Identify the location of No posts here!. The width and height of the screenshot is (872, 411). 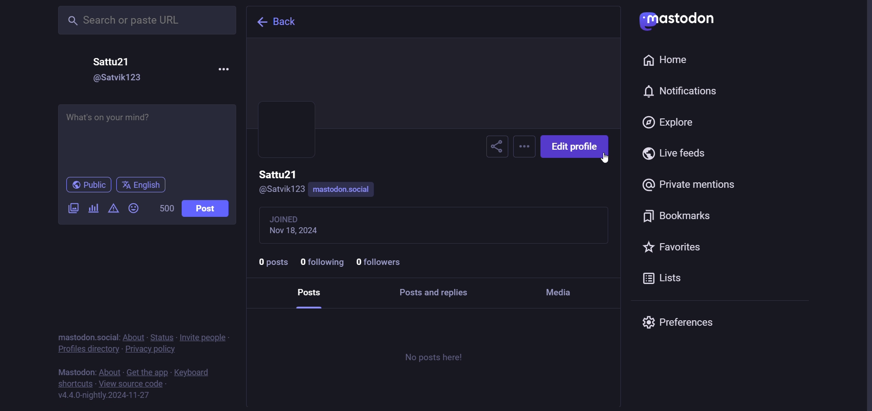
(434, 357).